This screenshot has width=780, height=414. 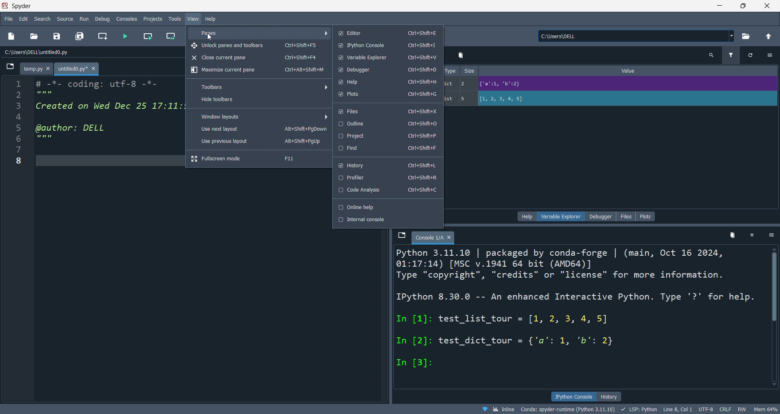 What do you see at coordinates (352, 6) in the screenshot?
I see `Spyder` at bounding box center [352, 6].